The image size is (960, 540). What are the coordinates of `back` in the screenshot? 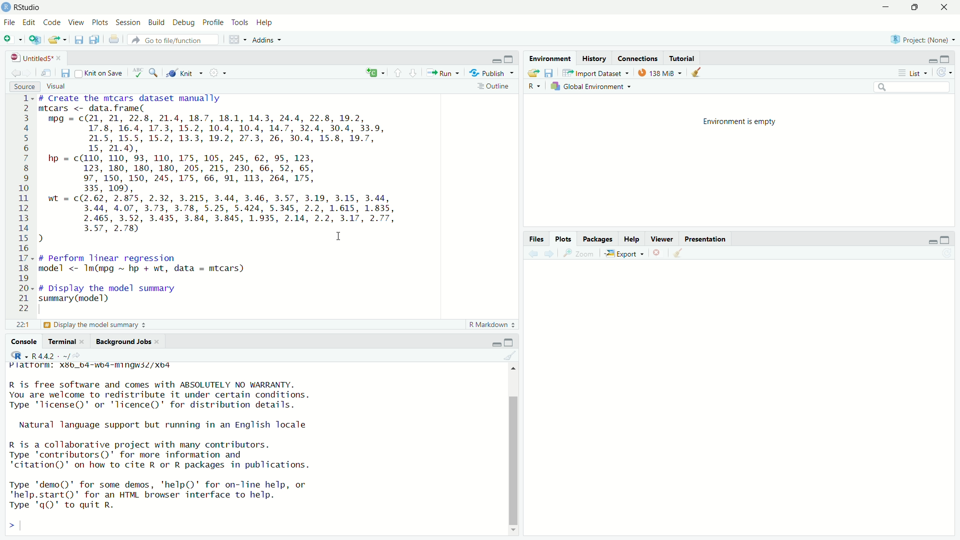 It's located at (535, 253).